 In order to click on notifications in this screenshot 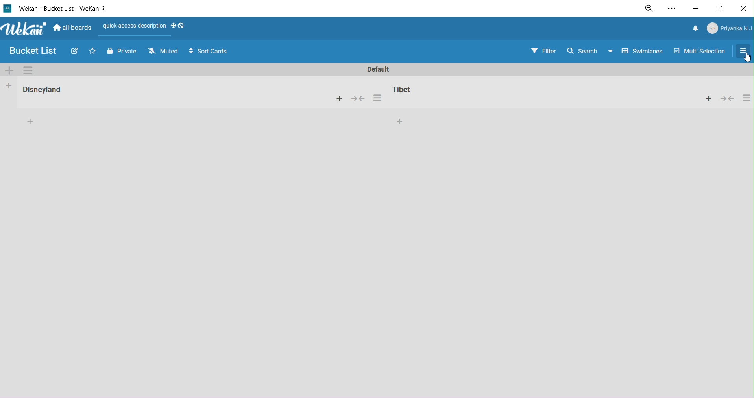, I will do `click(694, 29)`.